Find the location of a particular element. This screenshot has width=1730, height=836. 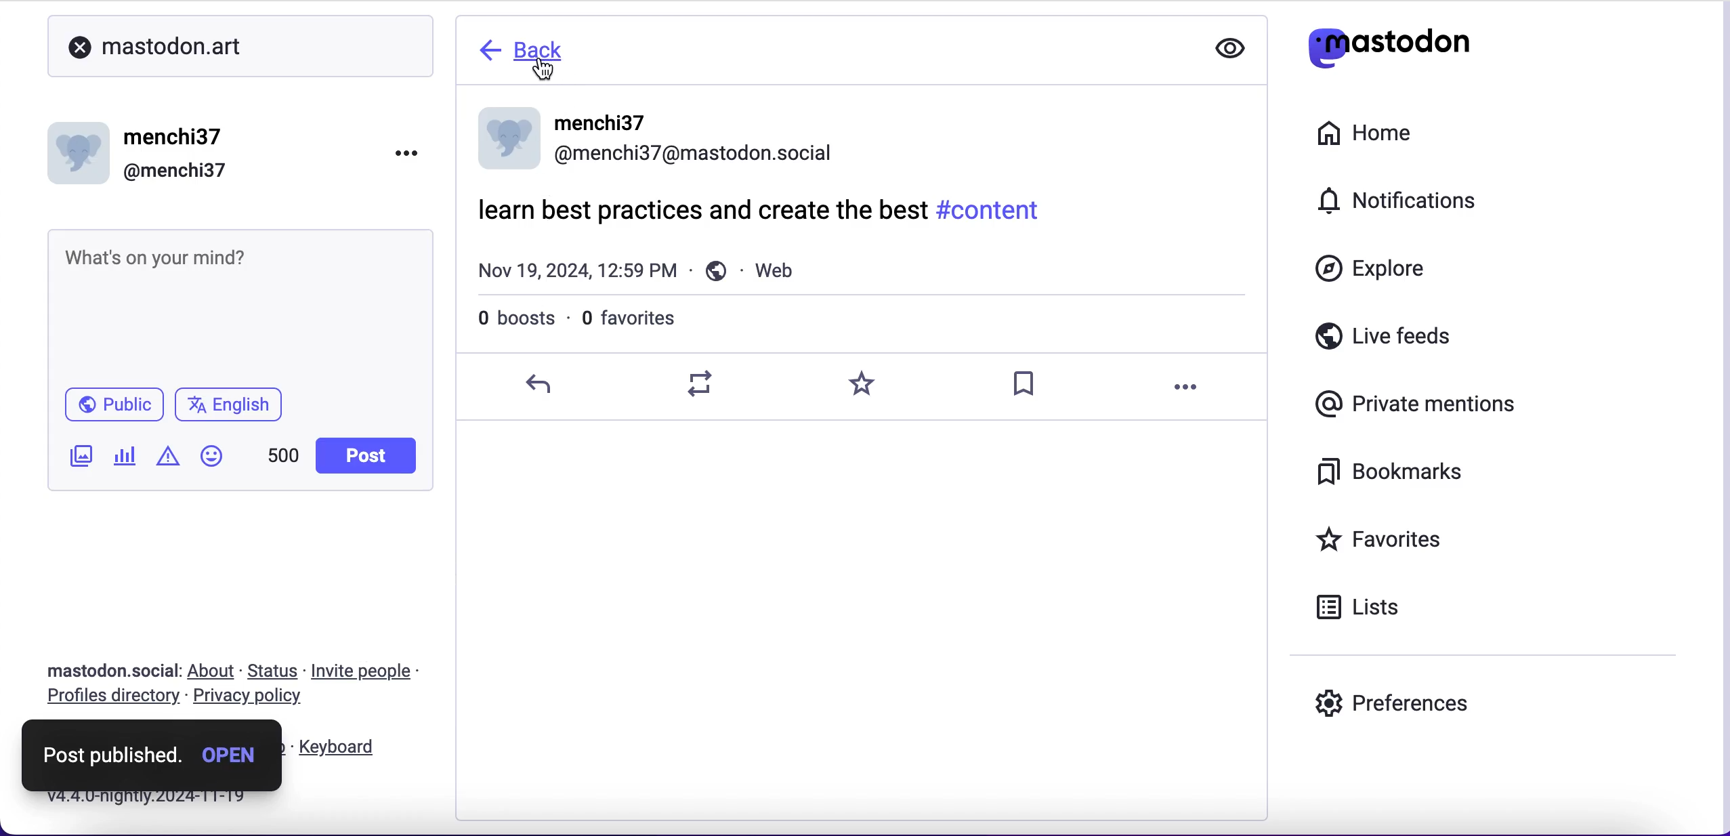

add image is located at coordinates (78, 458).